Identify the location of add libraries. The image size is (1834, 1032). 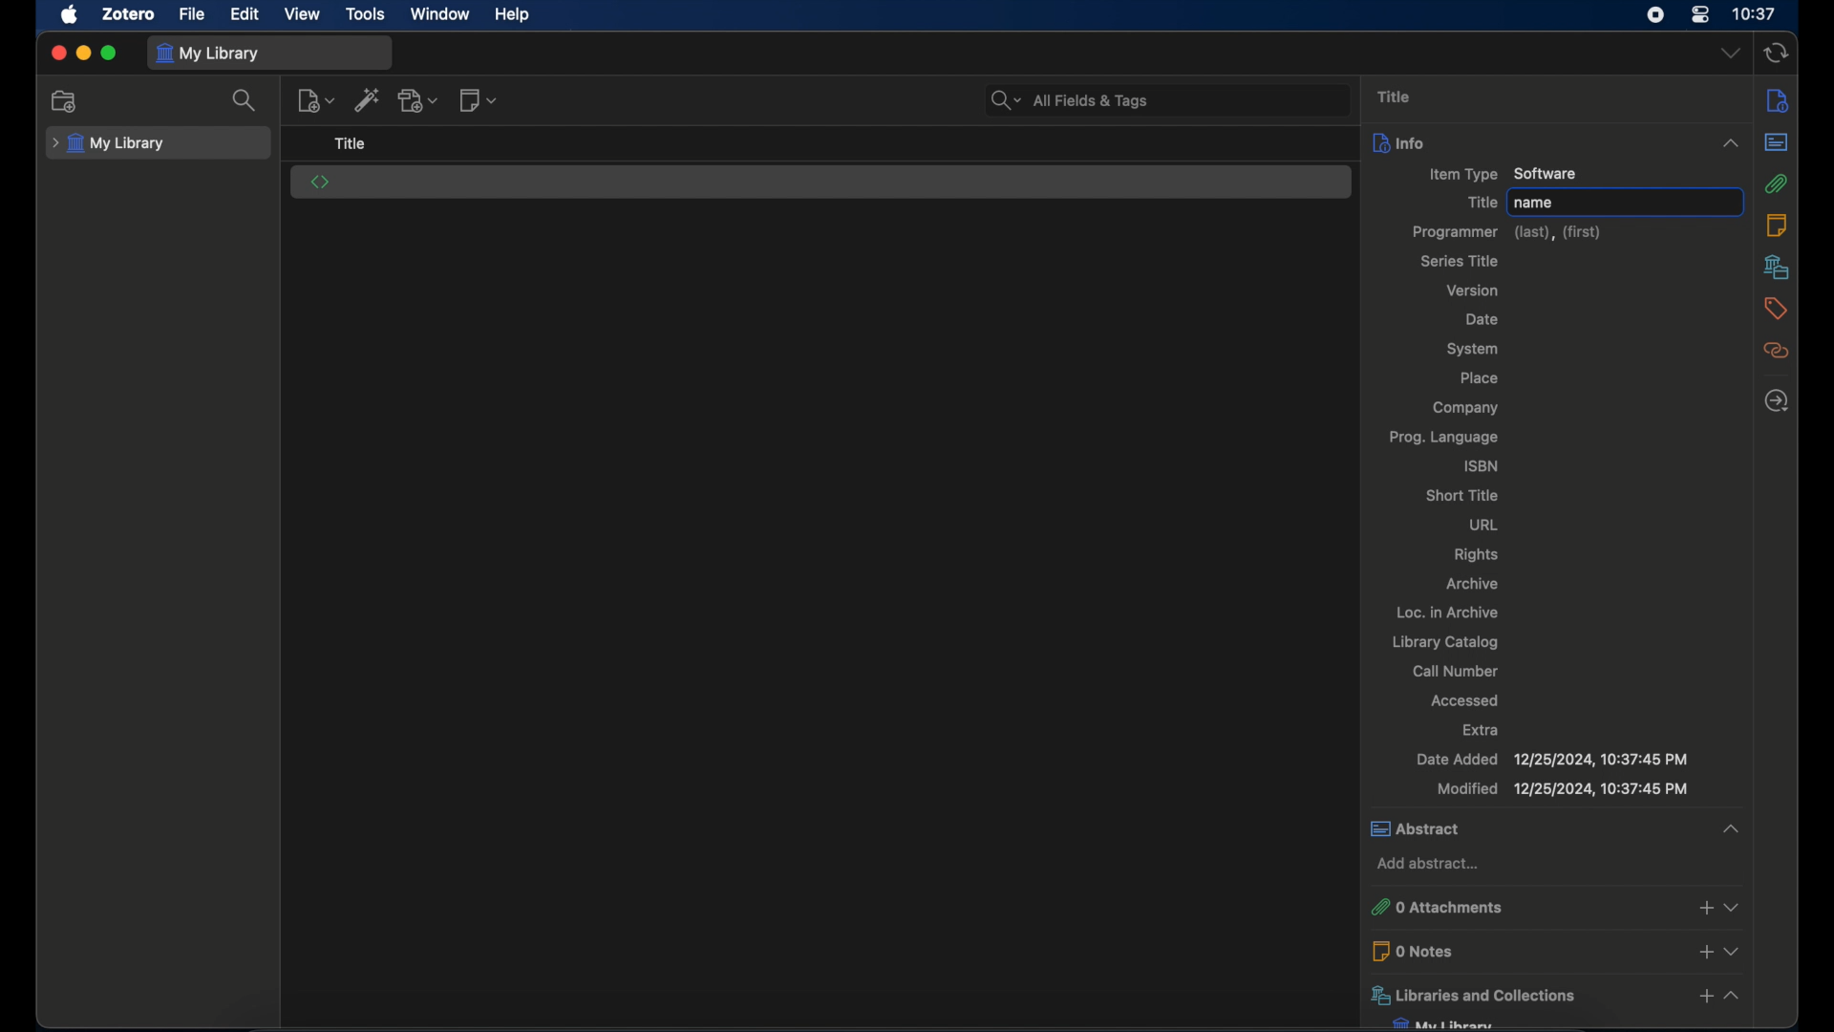
(1700, 997).